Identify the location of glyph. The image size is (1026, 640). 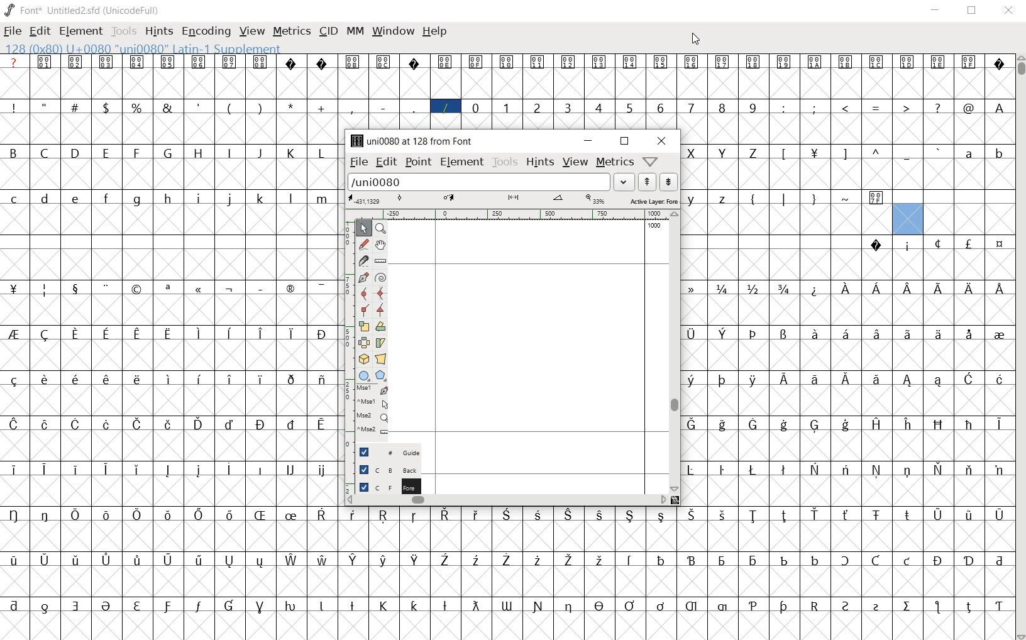
(77, 560).